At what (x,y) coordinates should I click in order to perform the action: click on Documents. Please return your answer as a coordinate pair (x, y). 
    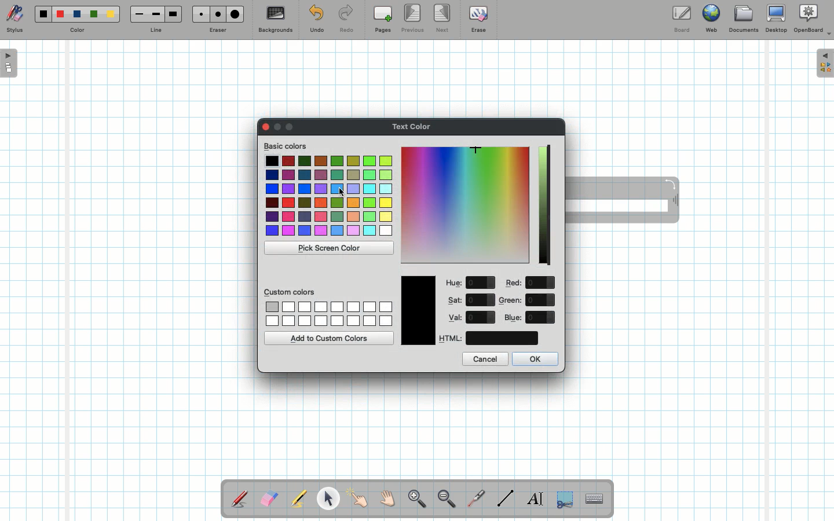
    Looking at the image, I should click on (743, 20).